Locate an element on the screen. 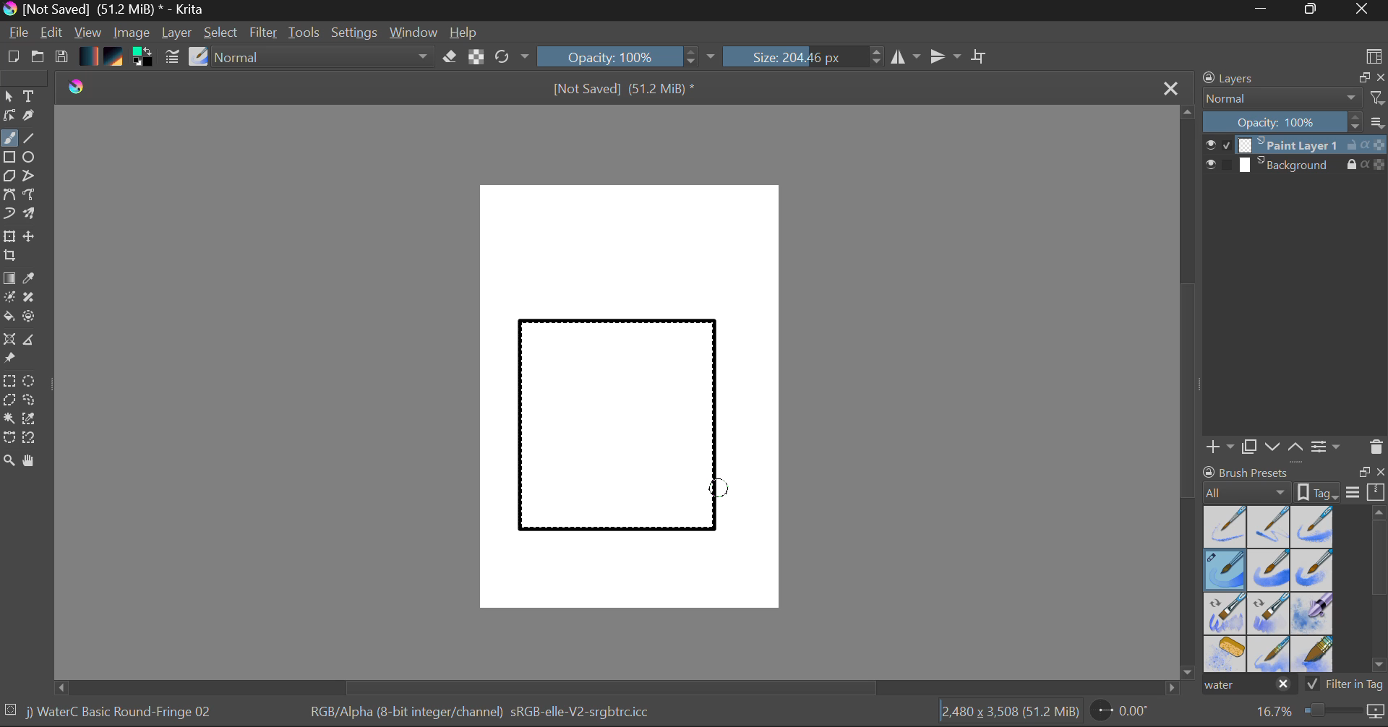  Multibrush Tool is located at coordinates (30, 215).